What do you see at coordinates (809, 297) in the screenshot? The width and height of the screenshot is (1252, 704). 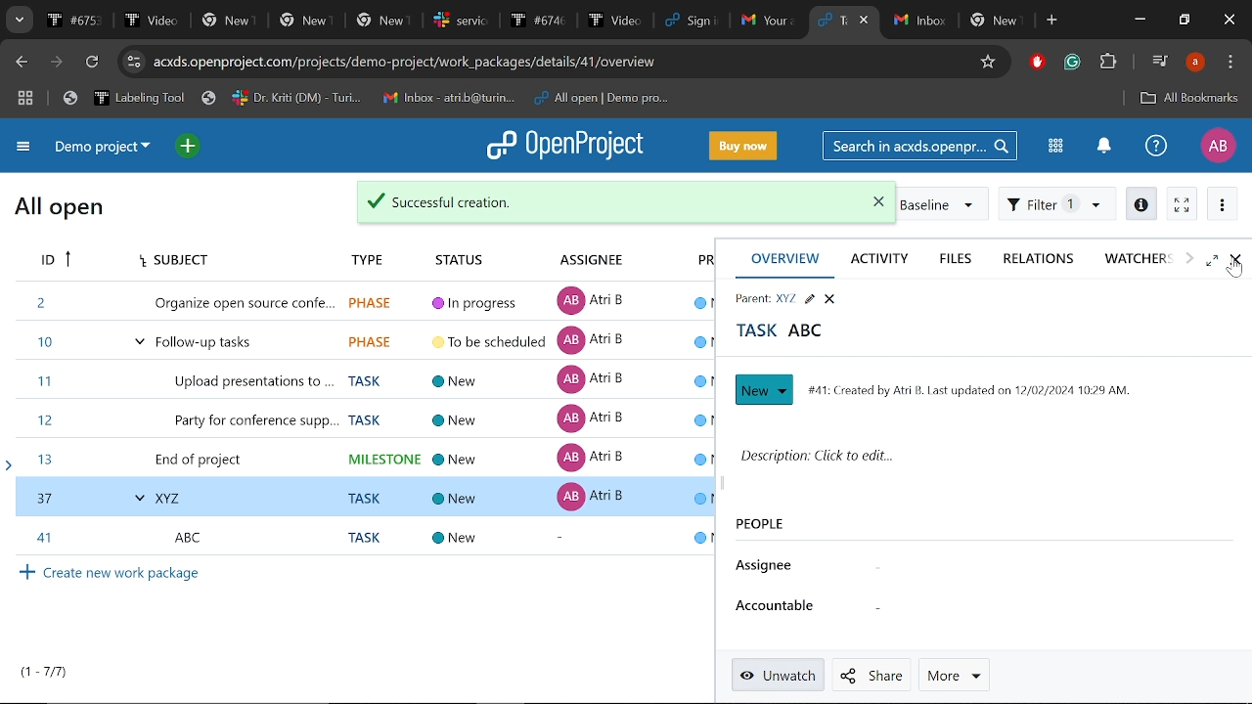 I see `Edit` at bounding box center [809, 297].